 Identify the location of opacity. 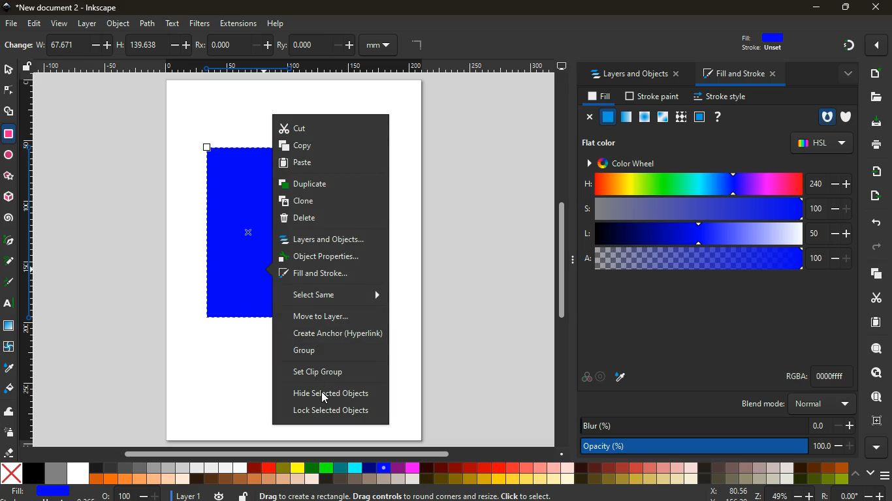
(626, 116).